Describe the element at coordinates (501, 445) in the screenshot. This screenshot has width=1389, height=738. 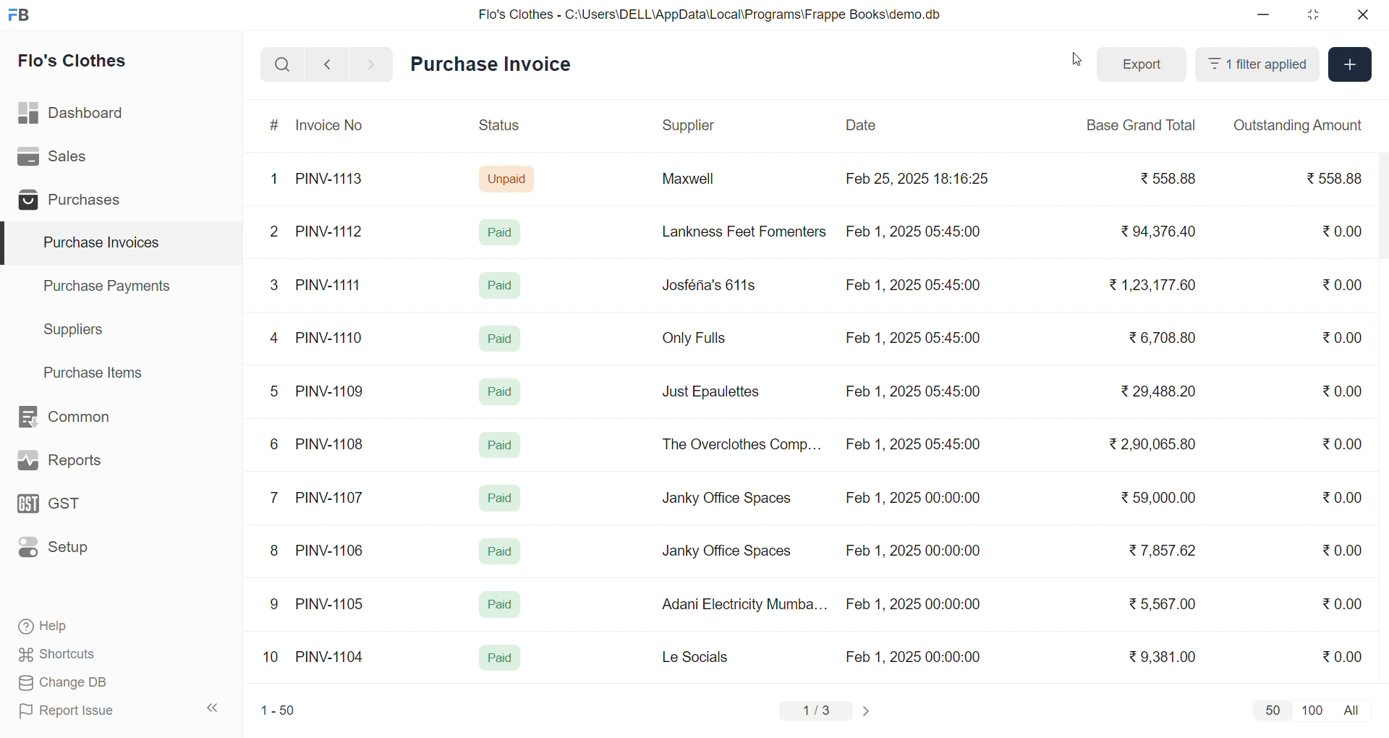
I see `Paid` at that location.